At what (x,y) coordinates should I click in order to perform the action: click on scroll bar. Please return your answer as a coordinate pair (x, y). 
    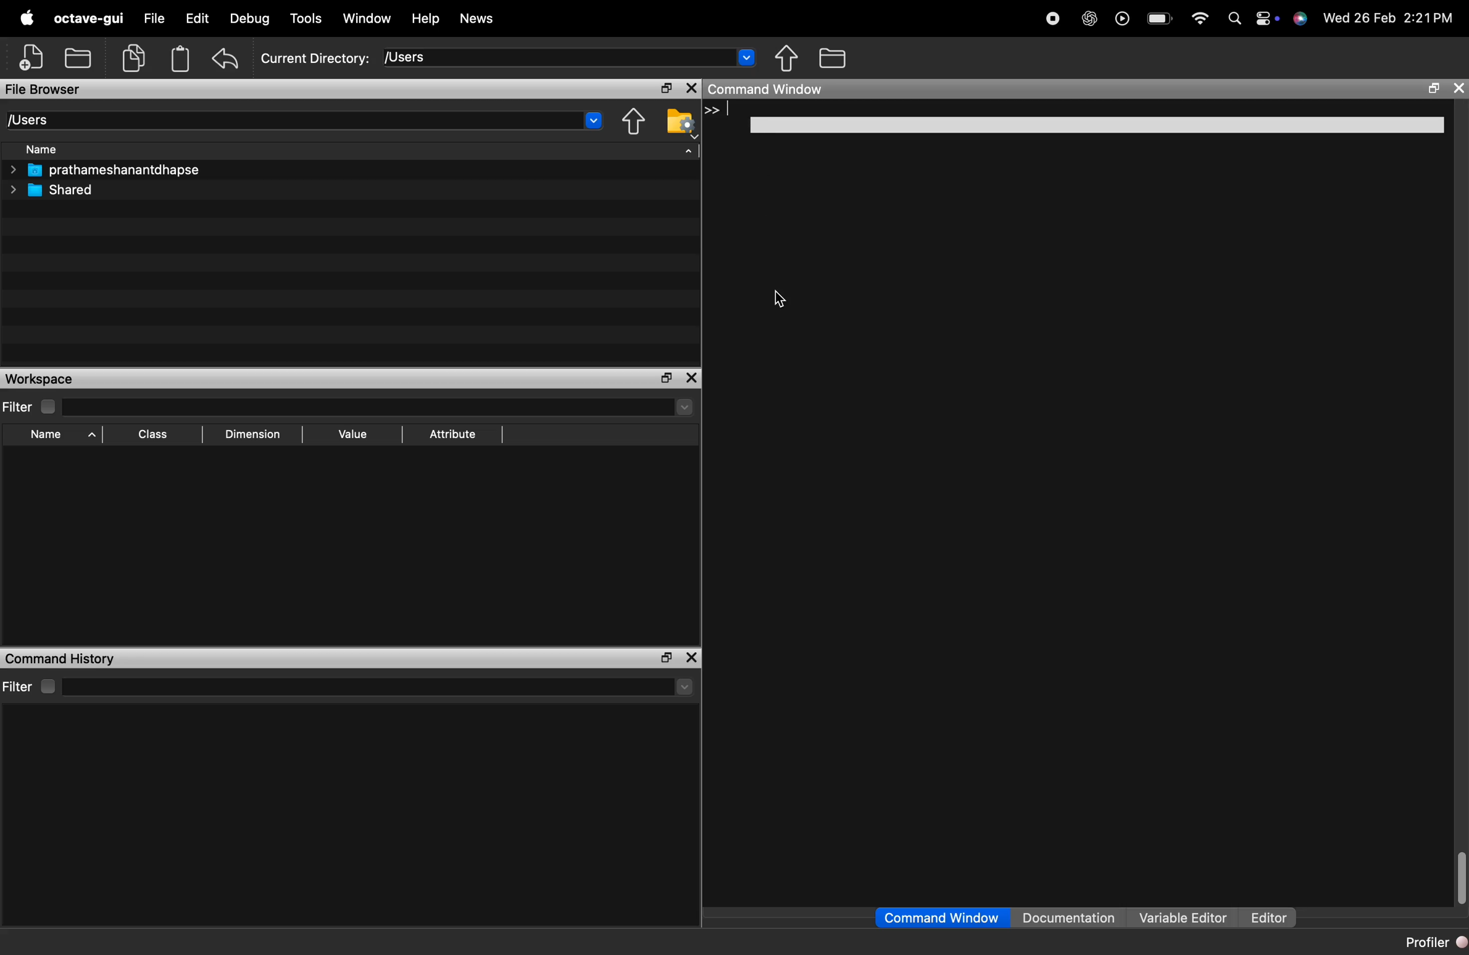
    Looking at the image, I should click on (1459, 879).